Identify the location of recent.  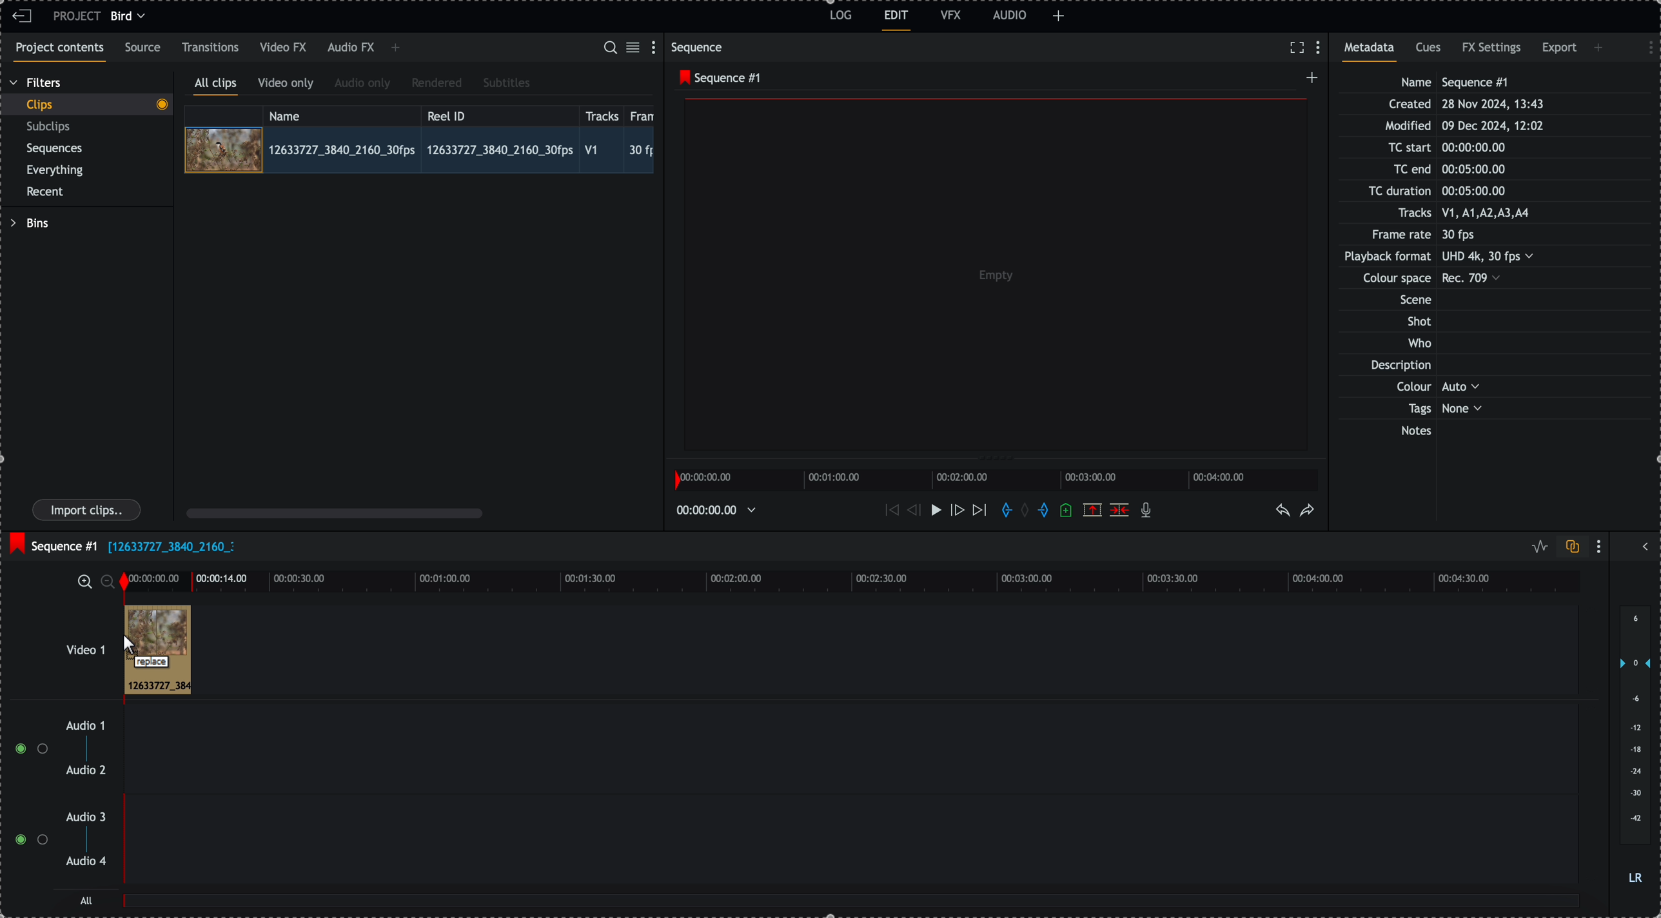
(48, 193).